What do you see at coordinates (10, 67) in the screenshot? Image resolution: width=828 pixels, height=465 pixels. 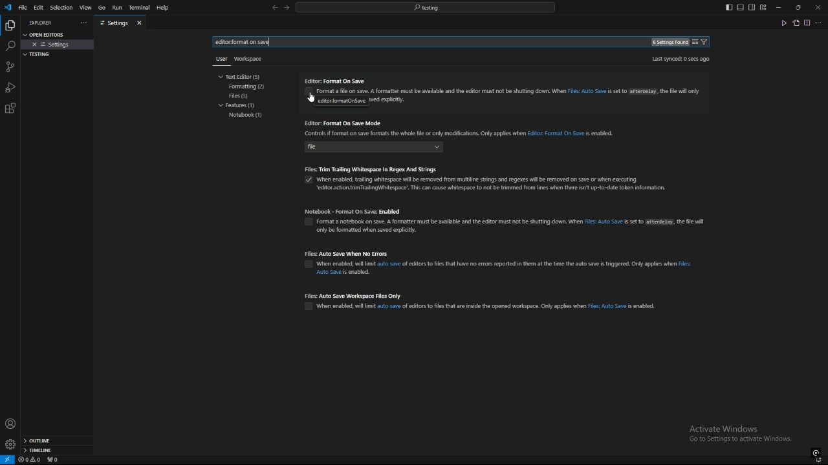 I see `source control` at bounding box center [10, 67].